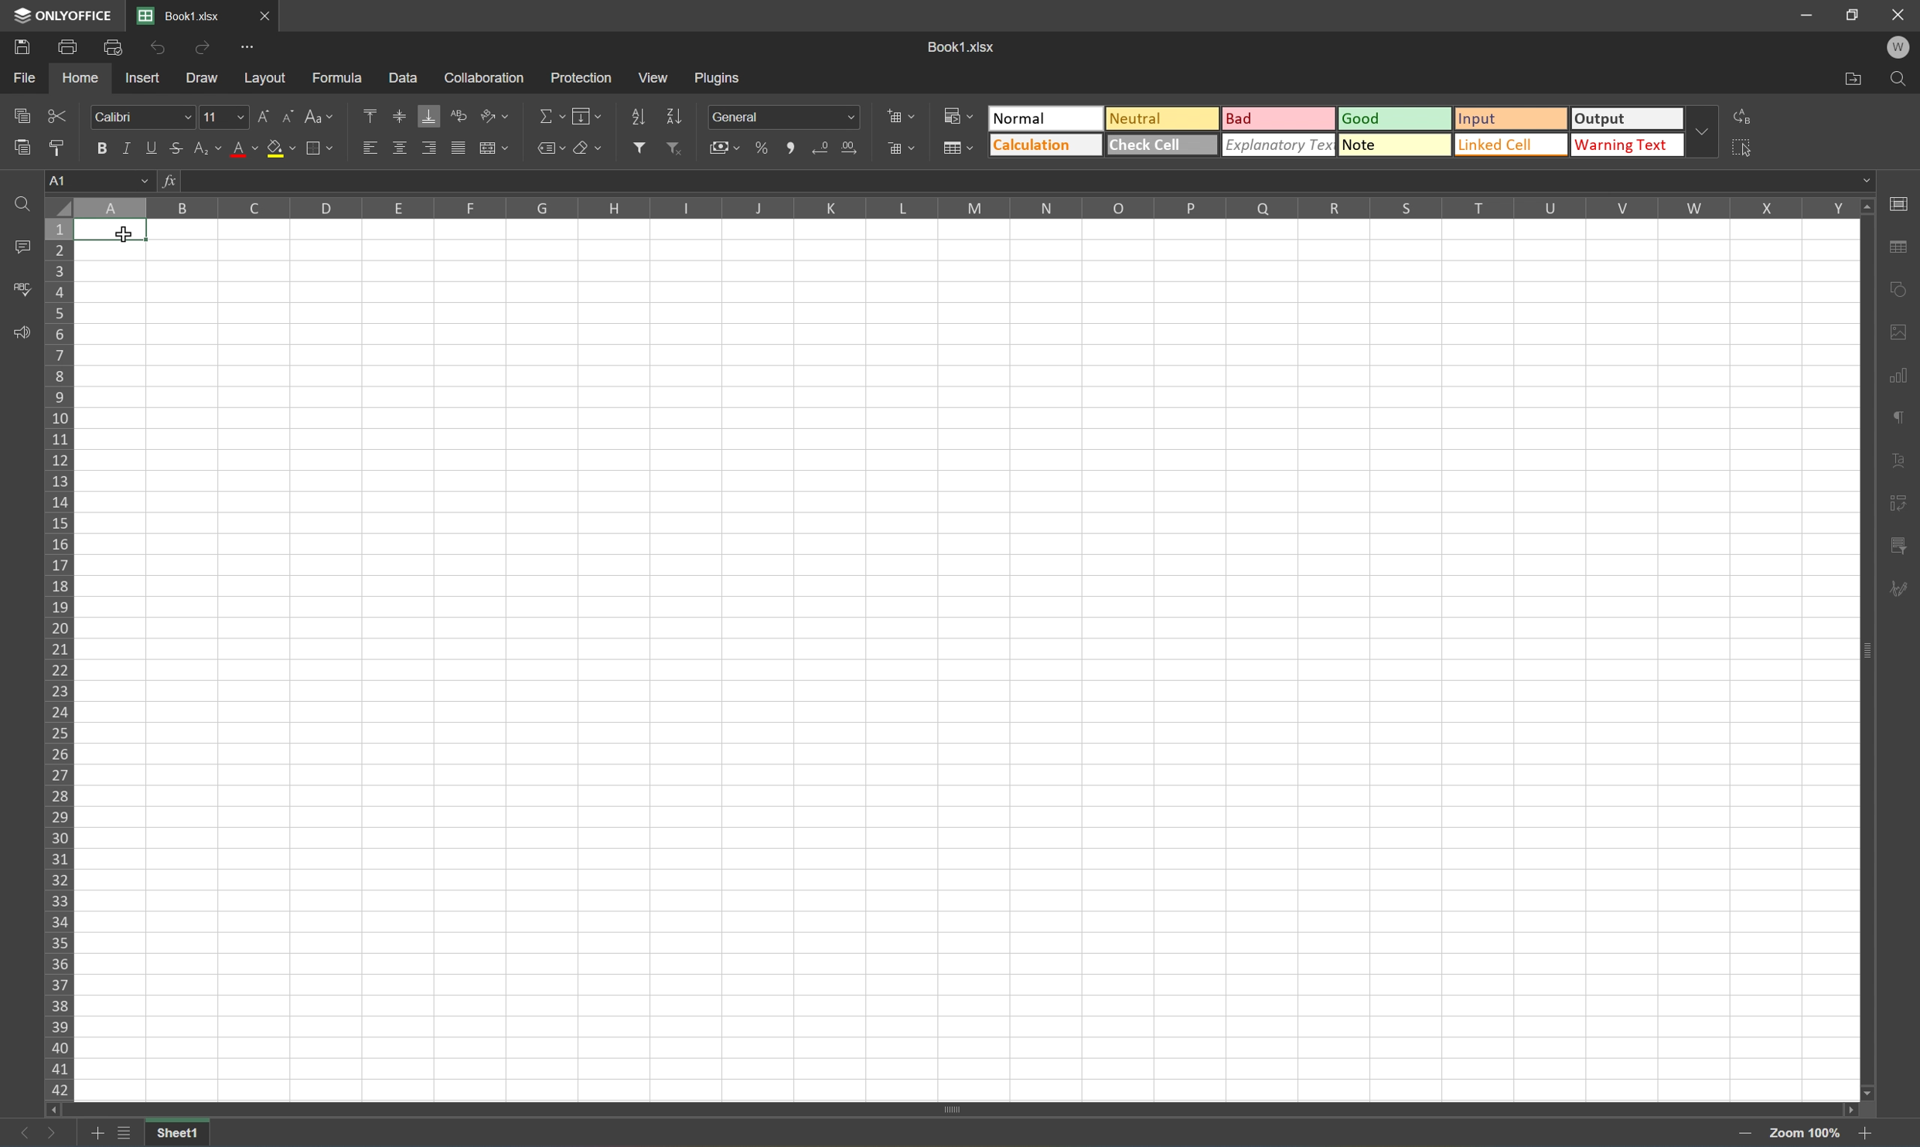 The width and height of the screenshot is (1920, 1147). Describe the element at coordinates (244, 148) in the screenshot. I see `Font color` at that location.